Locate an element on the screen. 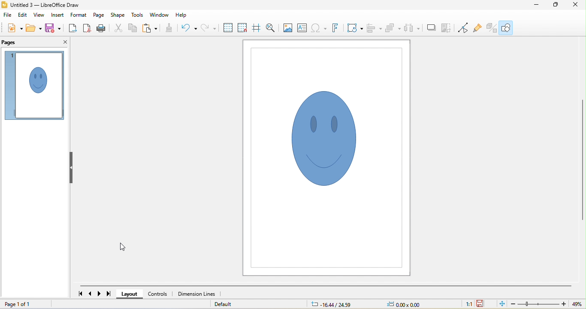 Image resolution: width=586 pixels, height=309 pixels. dimension lines is located at coordinates (196, 293).